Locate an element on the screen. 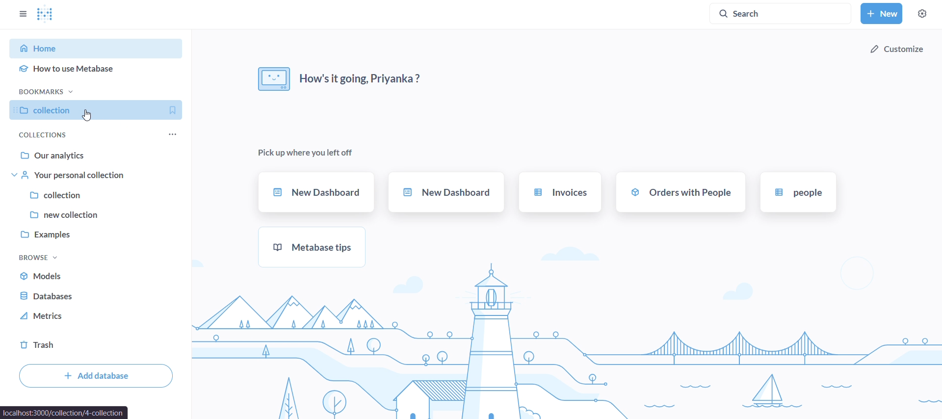 This screenshot has width=942, height=419. examples is located at coordinates (94, 235).